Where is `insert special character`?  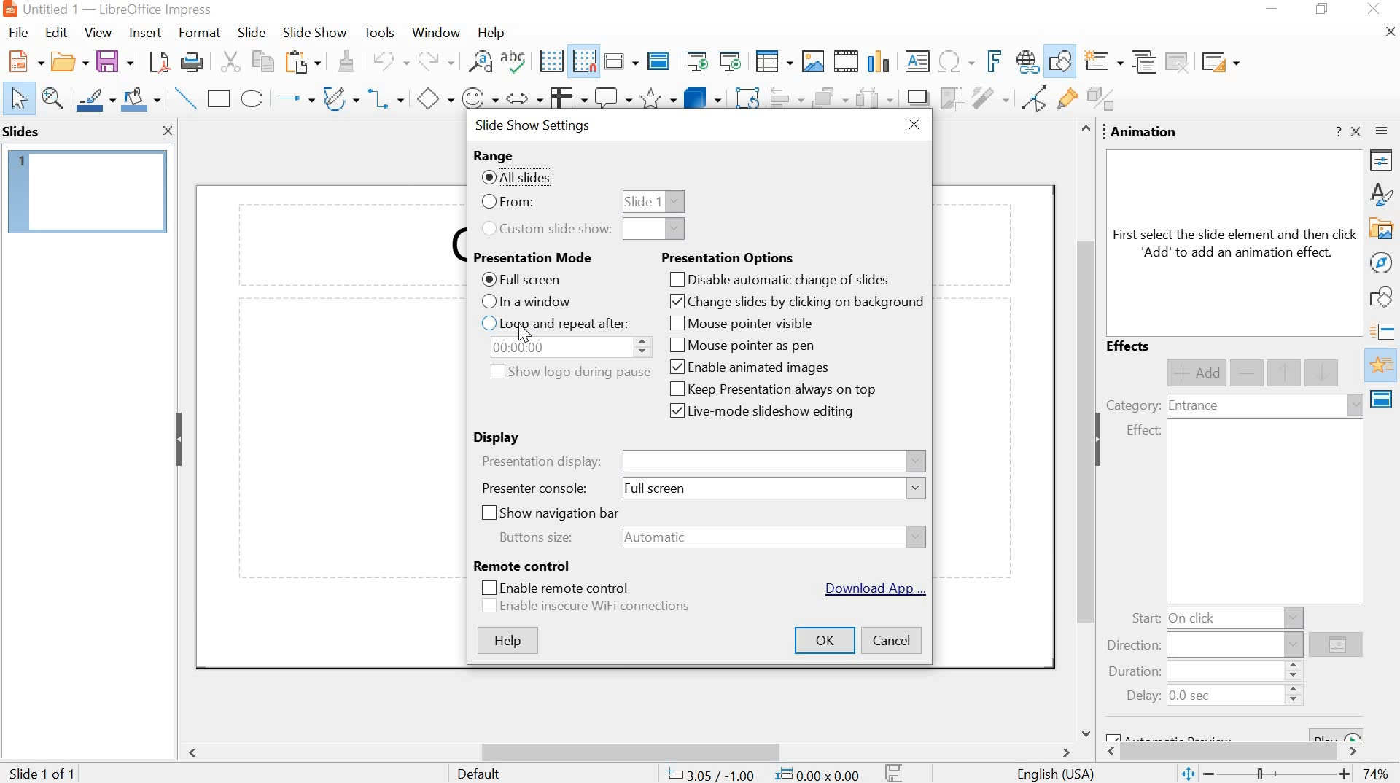
insert special character is located at coordinates (954, 61).